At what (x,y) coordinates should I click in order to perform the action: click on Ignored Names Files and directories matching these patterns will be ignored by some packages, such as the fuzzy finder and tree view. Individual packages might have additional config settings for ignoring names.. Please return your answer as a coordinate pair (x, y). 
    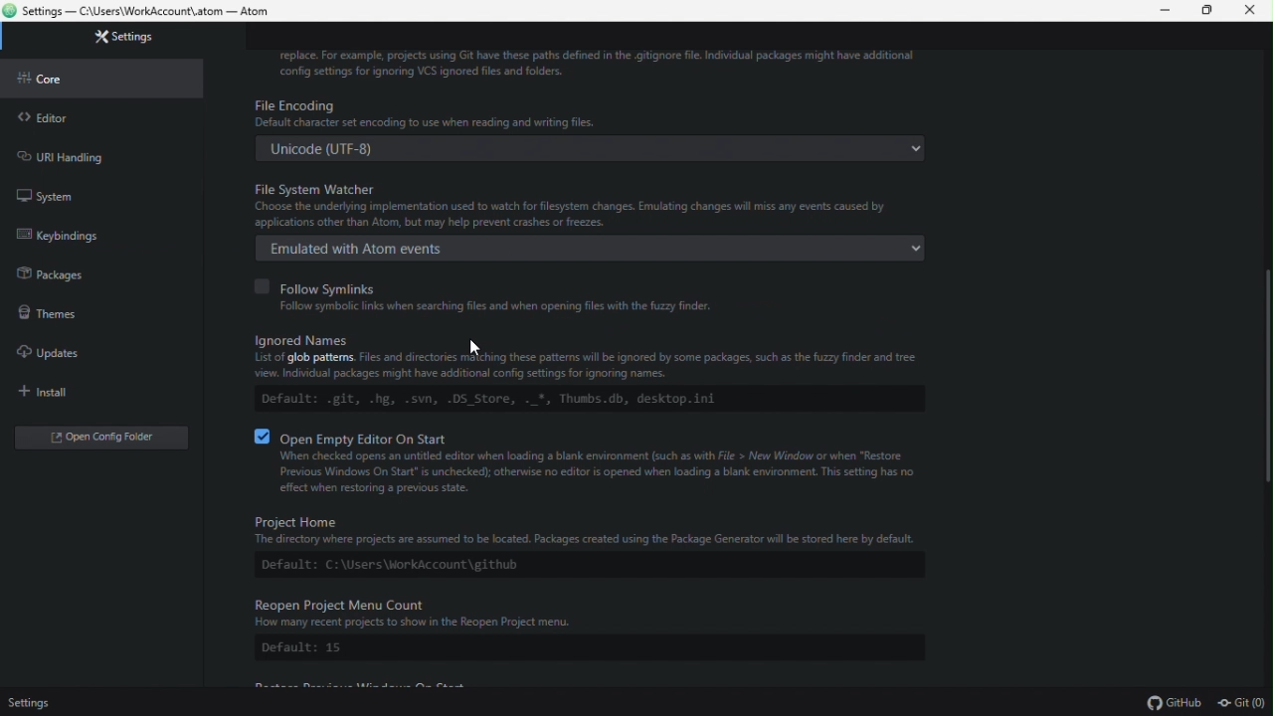
    Looking at the image, I should click on (593, 355).